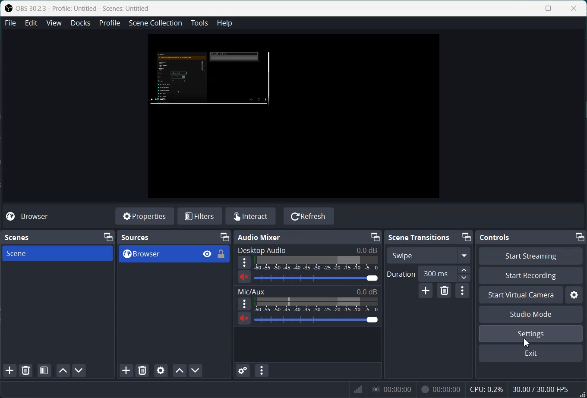 This screenshot has height=398, width=587. I want to click on Swipe, so click(428, 255).